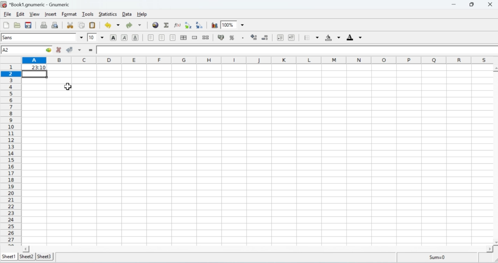 Image resolution: width=498 pixels, height=263 pixels. What do you see at coordinates (113, 38) in the screenshot?
I see `` at bounding box center [113, 38].